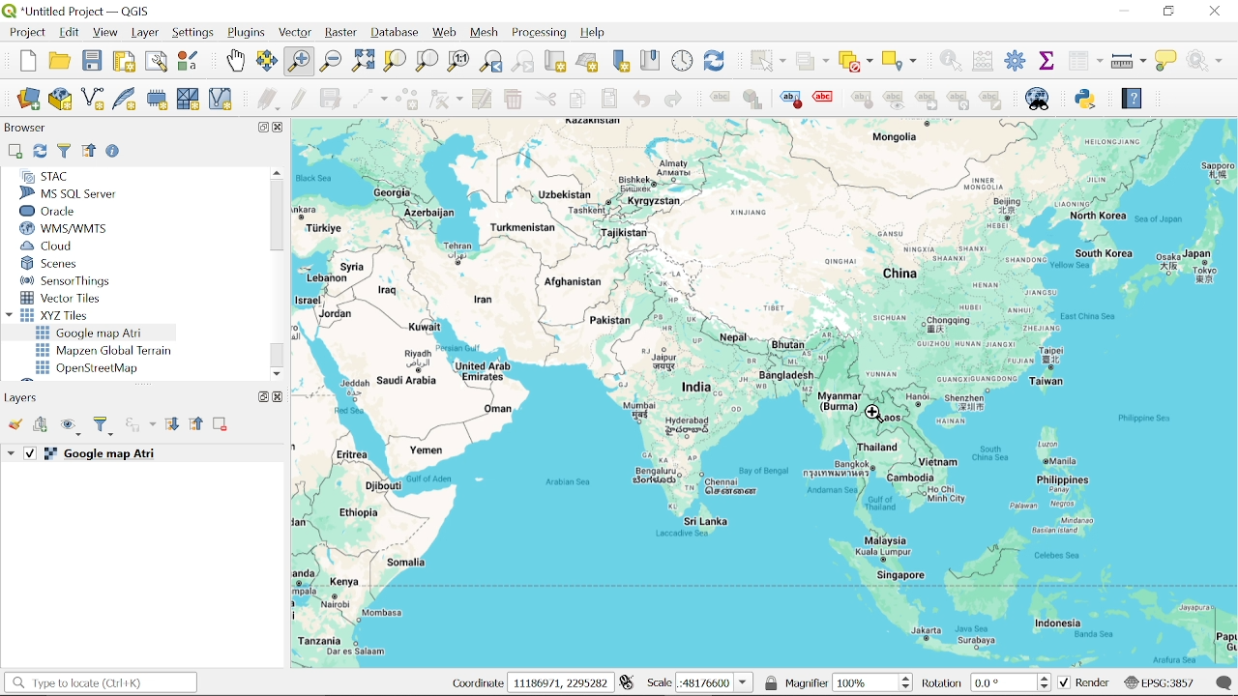 The image size is (1238, 696). What do you see at coordinates (406, 101) in the screenshot?
I see `Add feature` at bounding box center [406, 101].